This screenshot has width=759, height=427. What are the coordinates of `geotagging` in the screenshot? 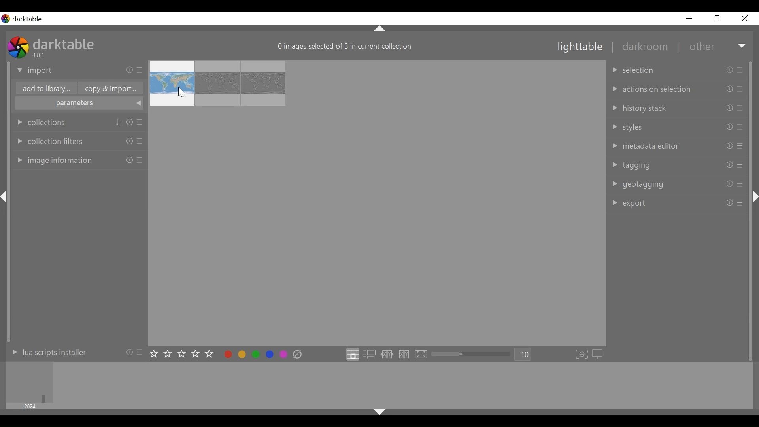 It's located at (679, 185).